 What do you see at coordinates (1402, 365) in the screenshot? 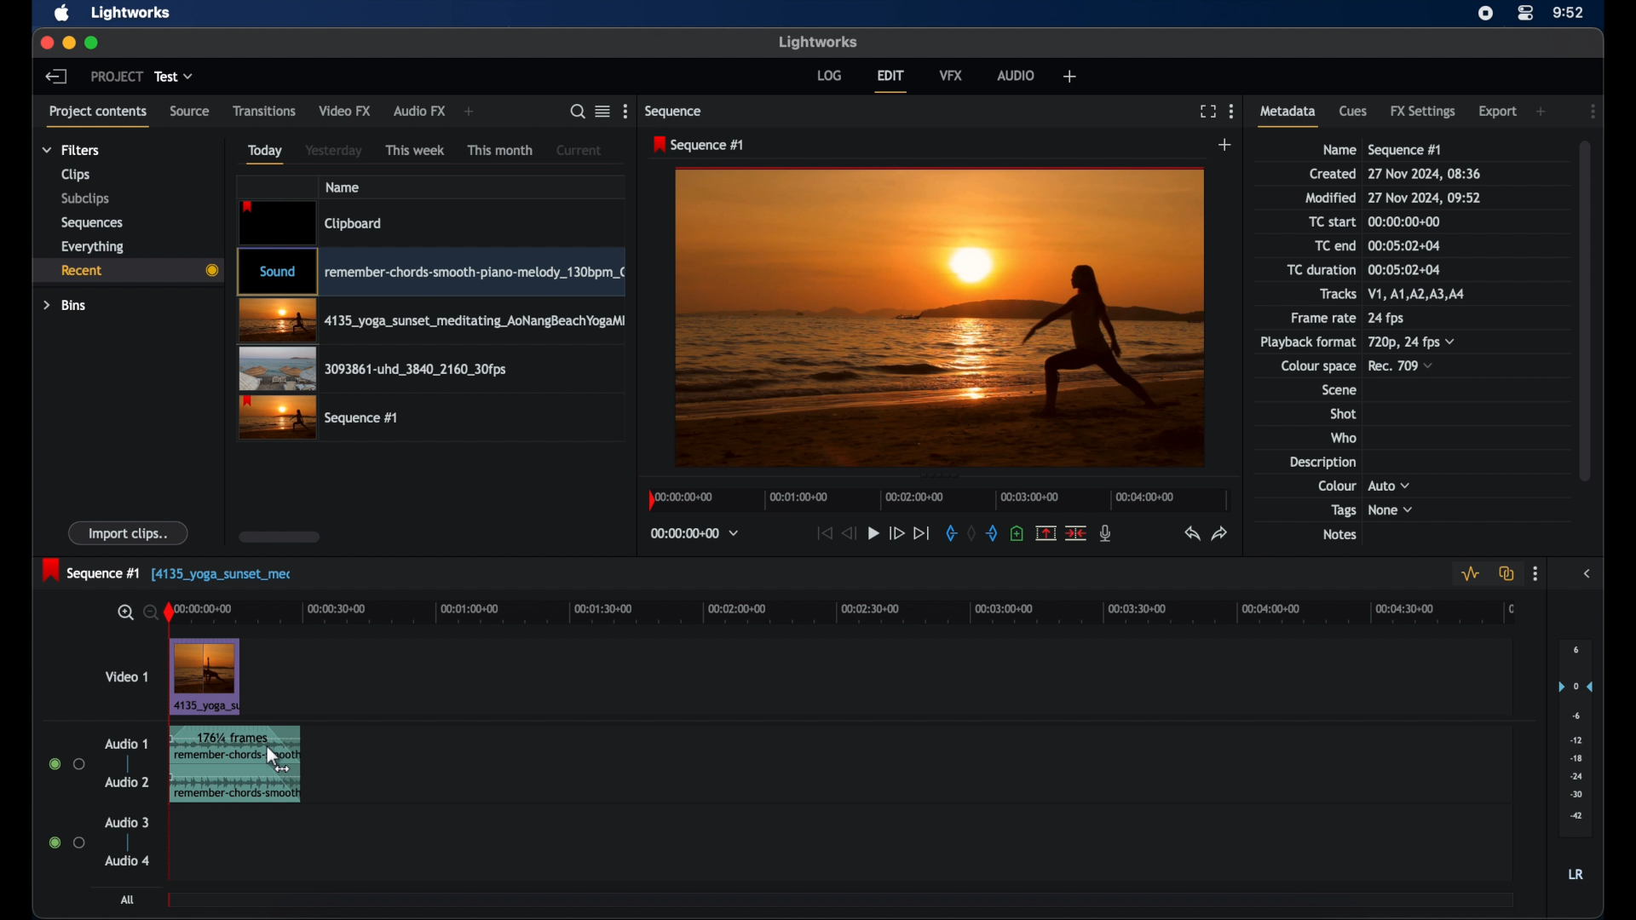
I see `rec709` at bounding box center [1402, 365].